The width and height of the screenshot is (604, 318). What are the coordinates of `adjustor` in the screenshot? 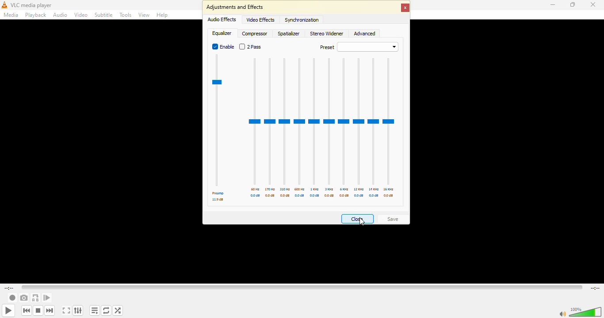 It's located at (255, 122).